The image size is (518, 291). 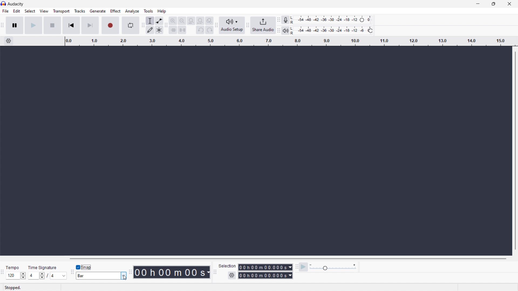 I want to click on play, so click(x=33, y=25).